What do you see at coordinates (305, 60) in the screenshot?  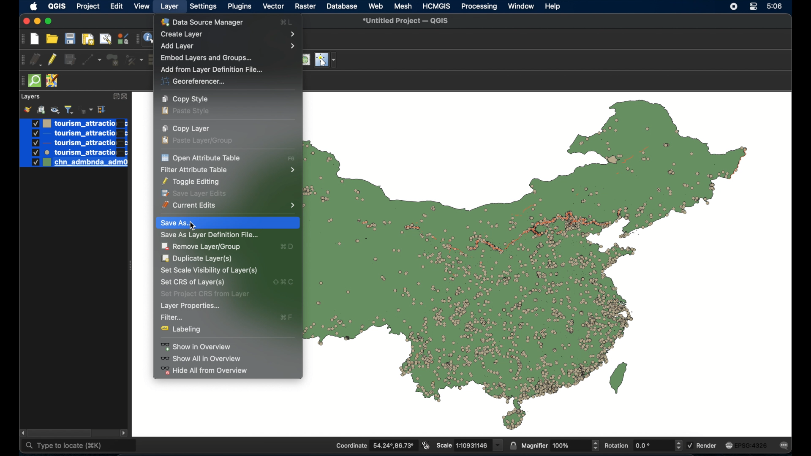 I see `osm place search` at bounding box center [305, 60].